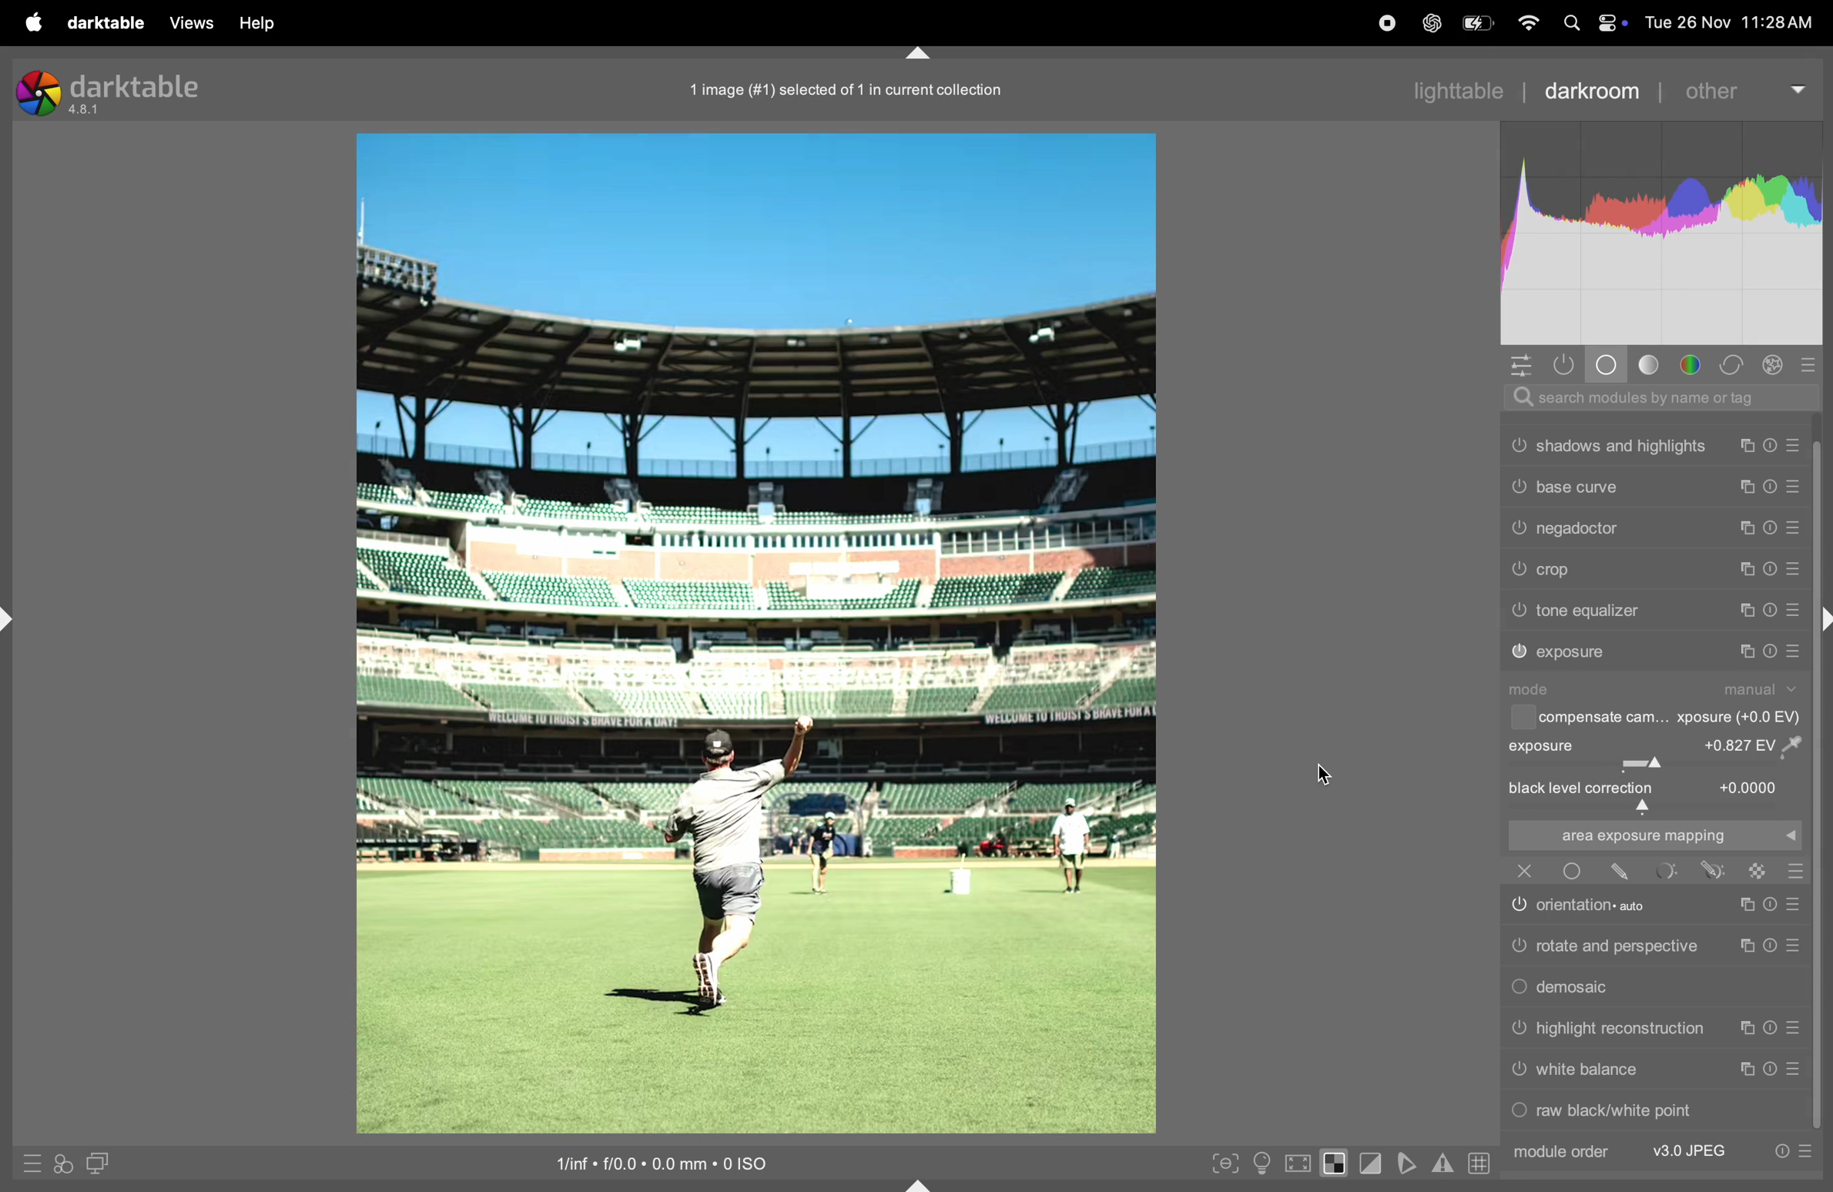  What do you see at coordinates (1750, 528) in the screenshot?
I see `copy` at bounding box center [1750, 528].